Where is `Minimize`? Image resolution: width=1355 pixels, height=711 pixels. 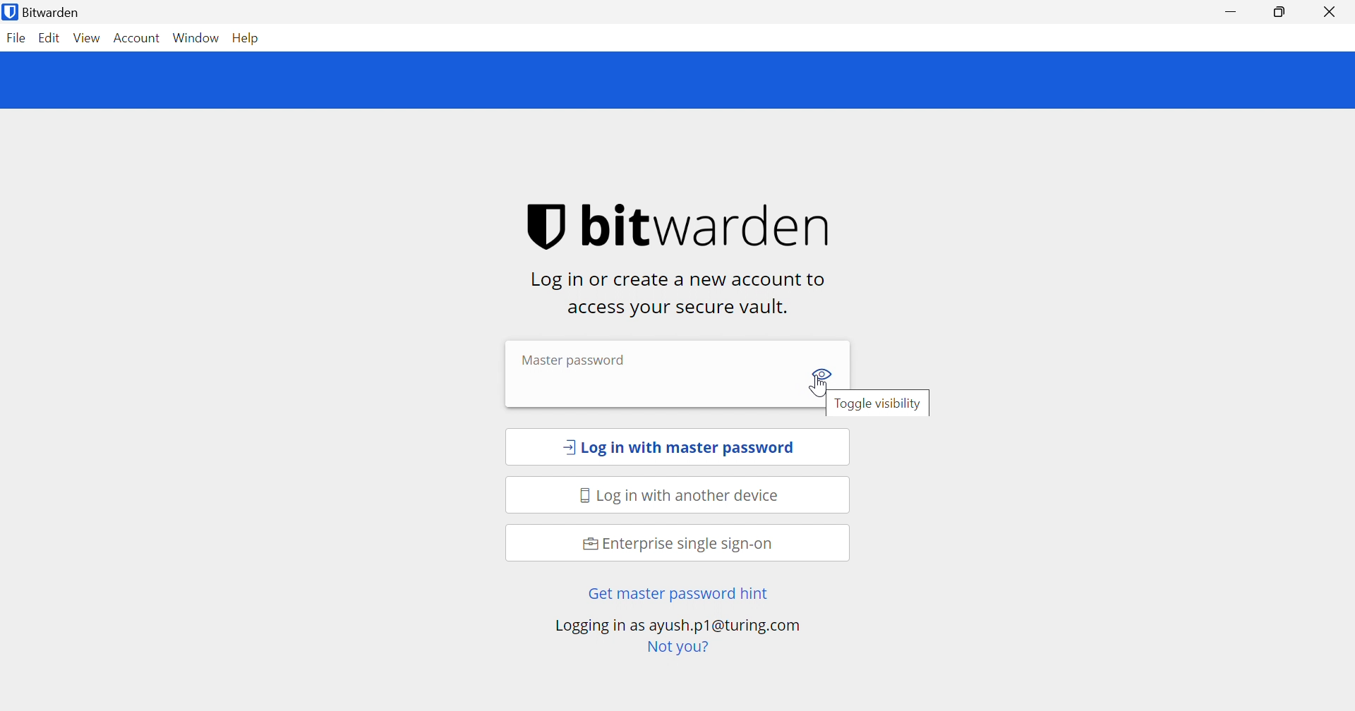
Minimize is located at coordinates (1234, 11).